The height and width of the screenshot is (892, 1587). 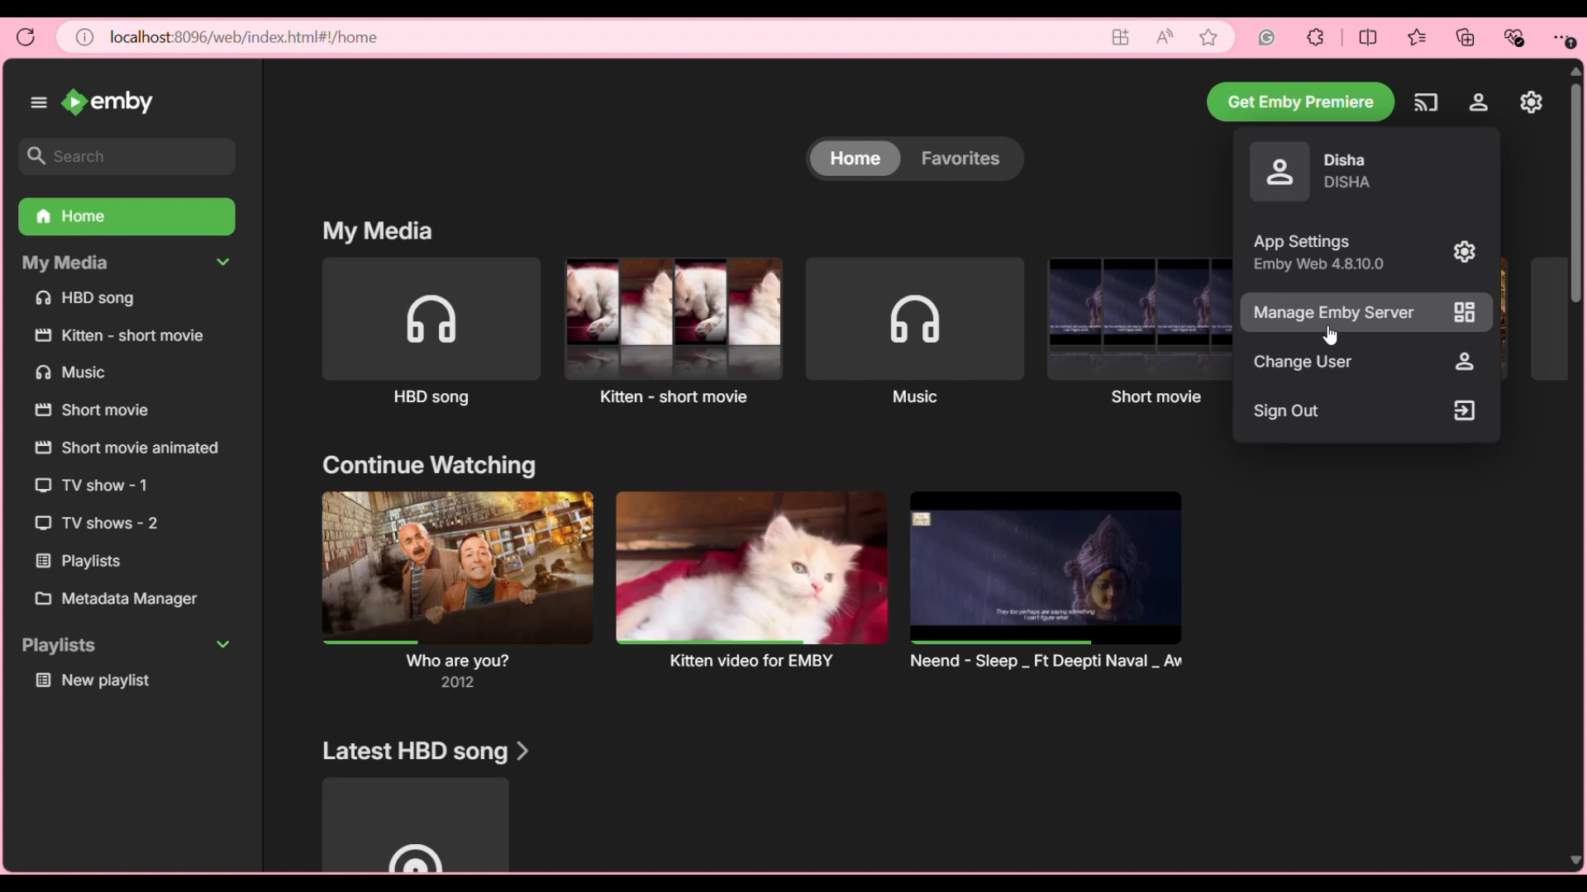 I want to click on continue watching, so click(x=422, y=467).